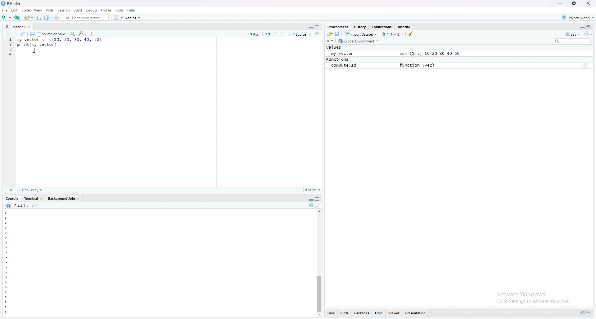  I want to click on Save workspace as, so click(338, 34).